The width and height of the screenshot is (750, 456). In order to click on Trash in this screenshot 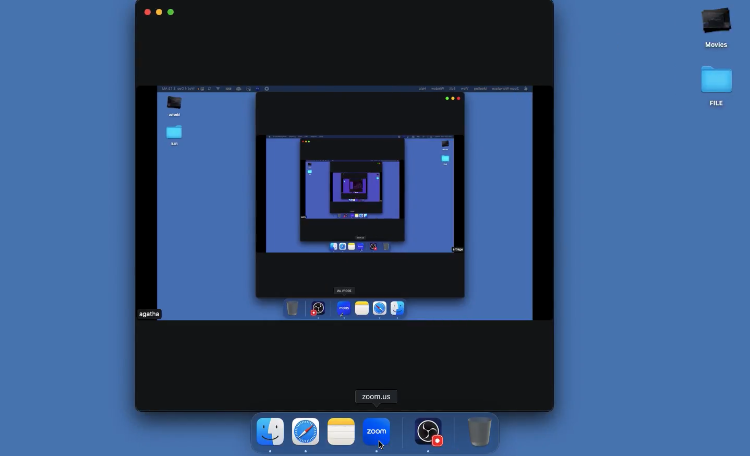, I will do `click(479, 430)`.